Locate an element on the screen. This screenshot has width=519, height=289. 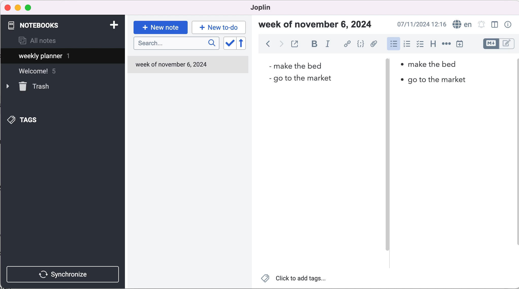
- make the bed is located at coordinates (297, 65).